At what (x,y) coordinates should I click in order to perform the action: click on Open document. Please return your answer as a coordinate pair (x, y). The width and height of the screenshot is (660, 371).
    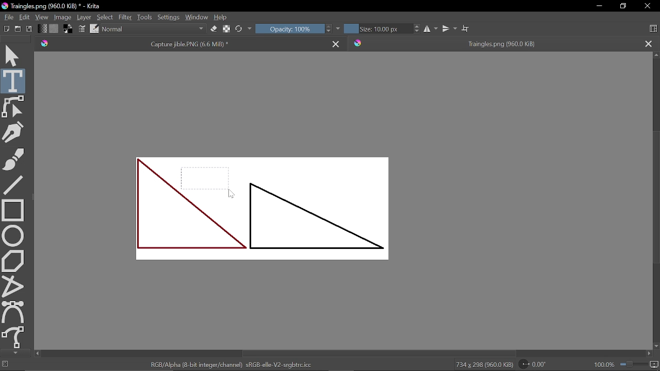
    Looking at the image, I should click on (18, 30).